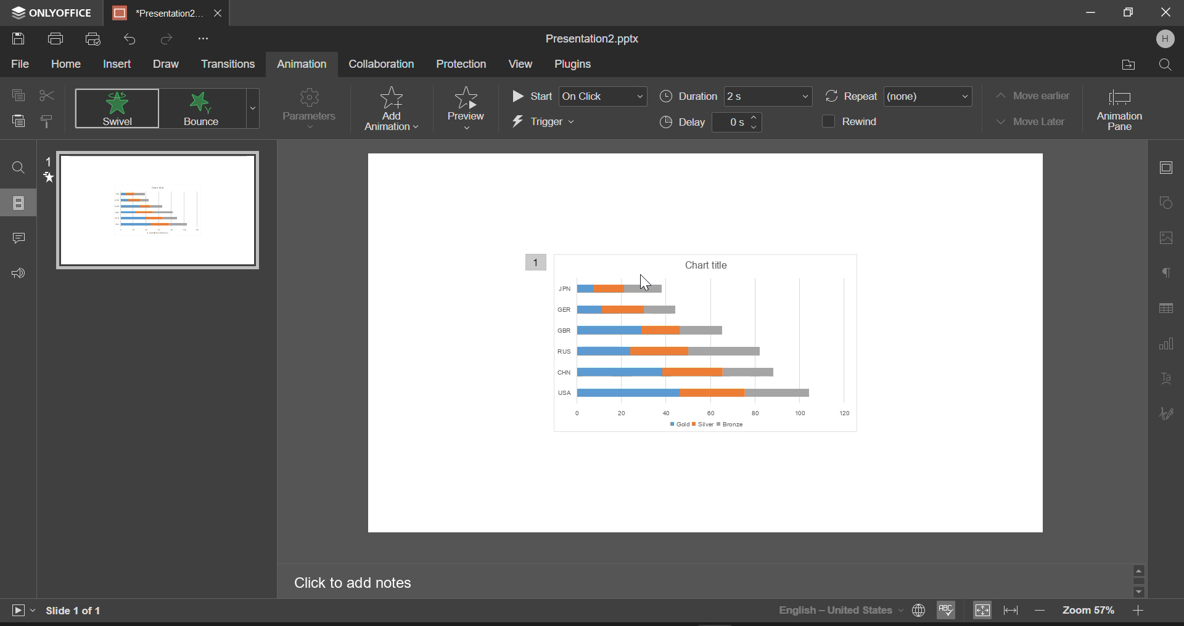 This screenshot has width=1184, height=626. I want to click on Collaboration, so click(381, 64).